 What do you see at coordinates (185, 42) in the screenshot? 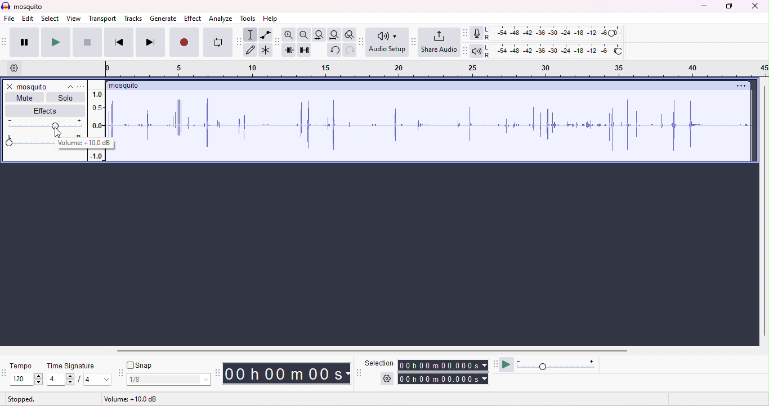
I see `record` at bounding box center [185, 42].